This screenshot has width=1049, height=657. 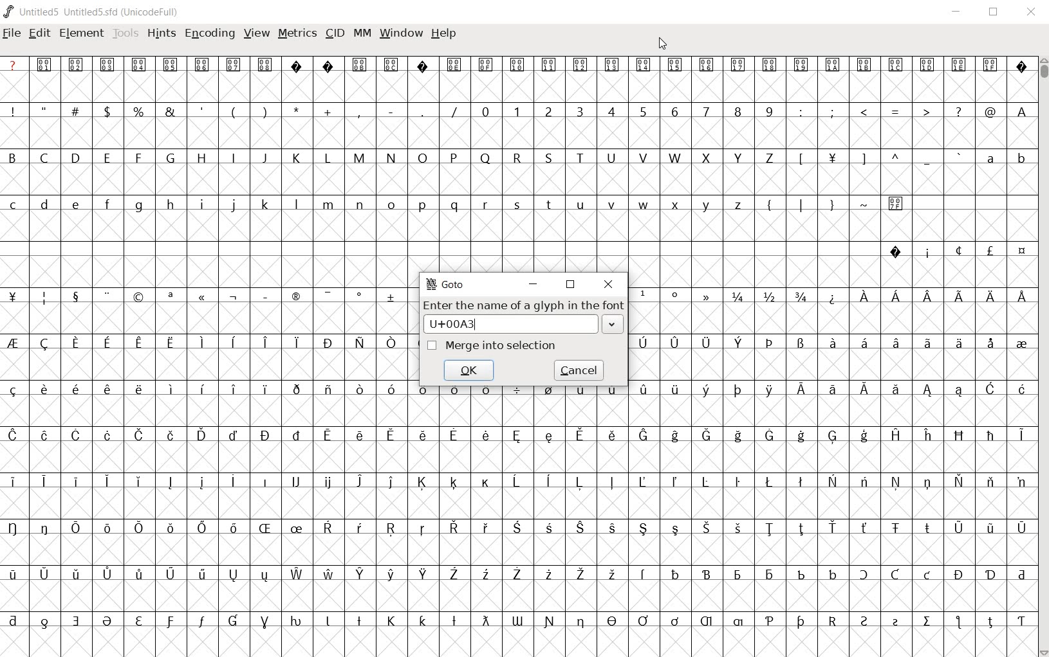 I want to click on #, so click(x=79, y=112).